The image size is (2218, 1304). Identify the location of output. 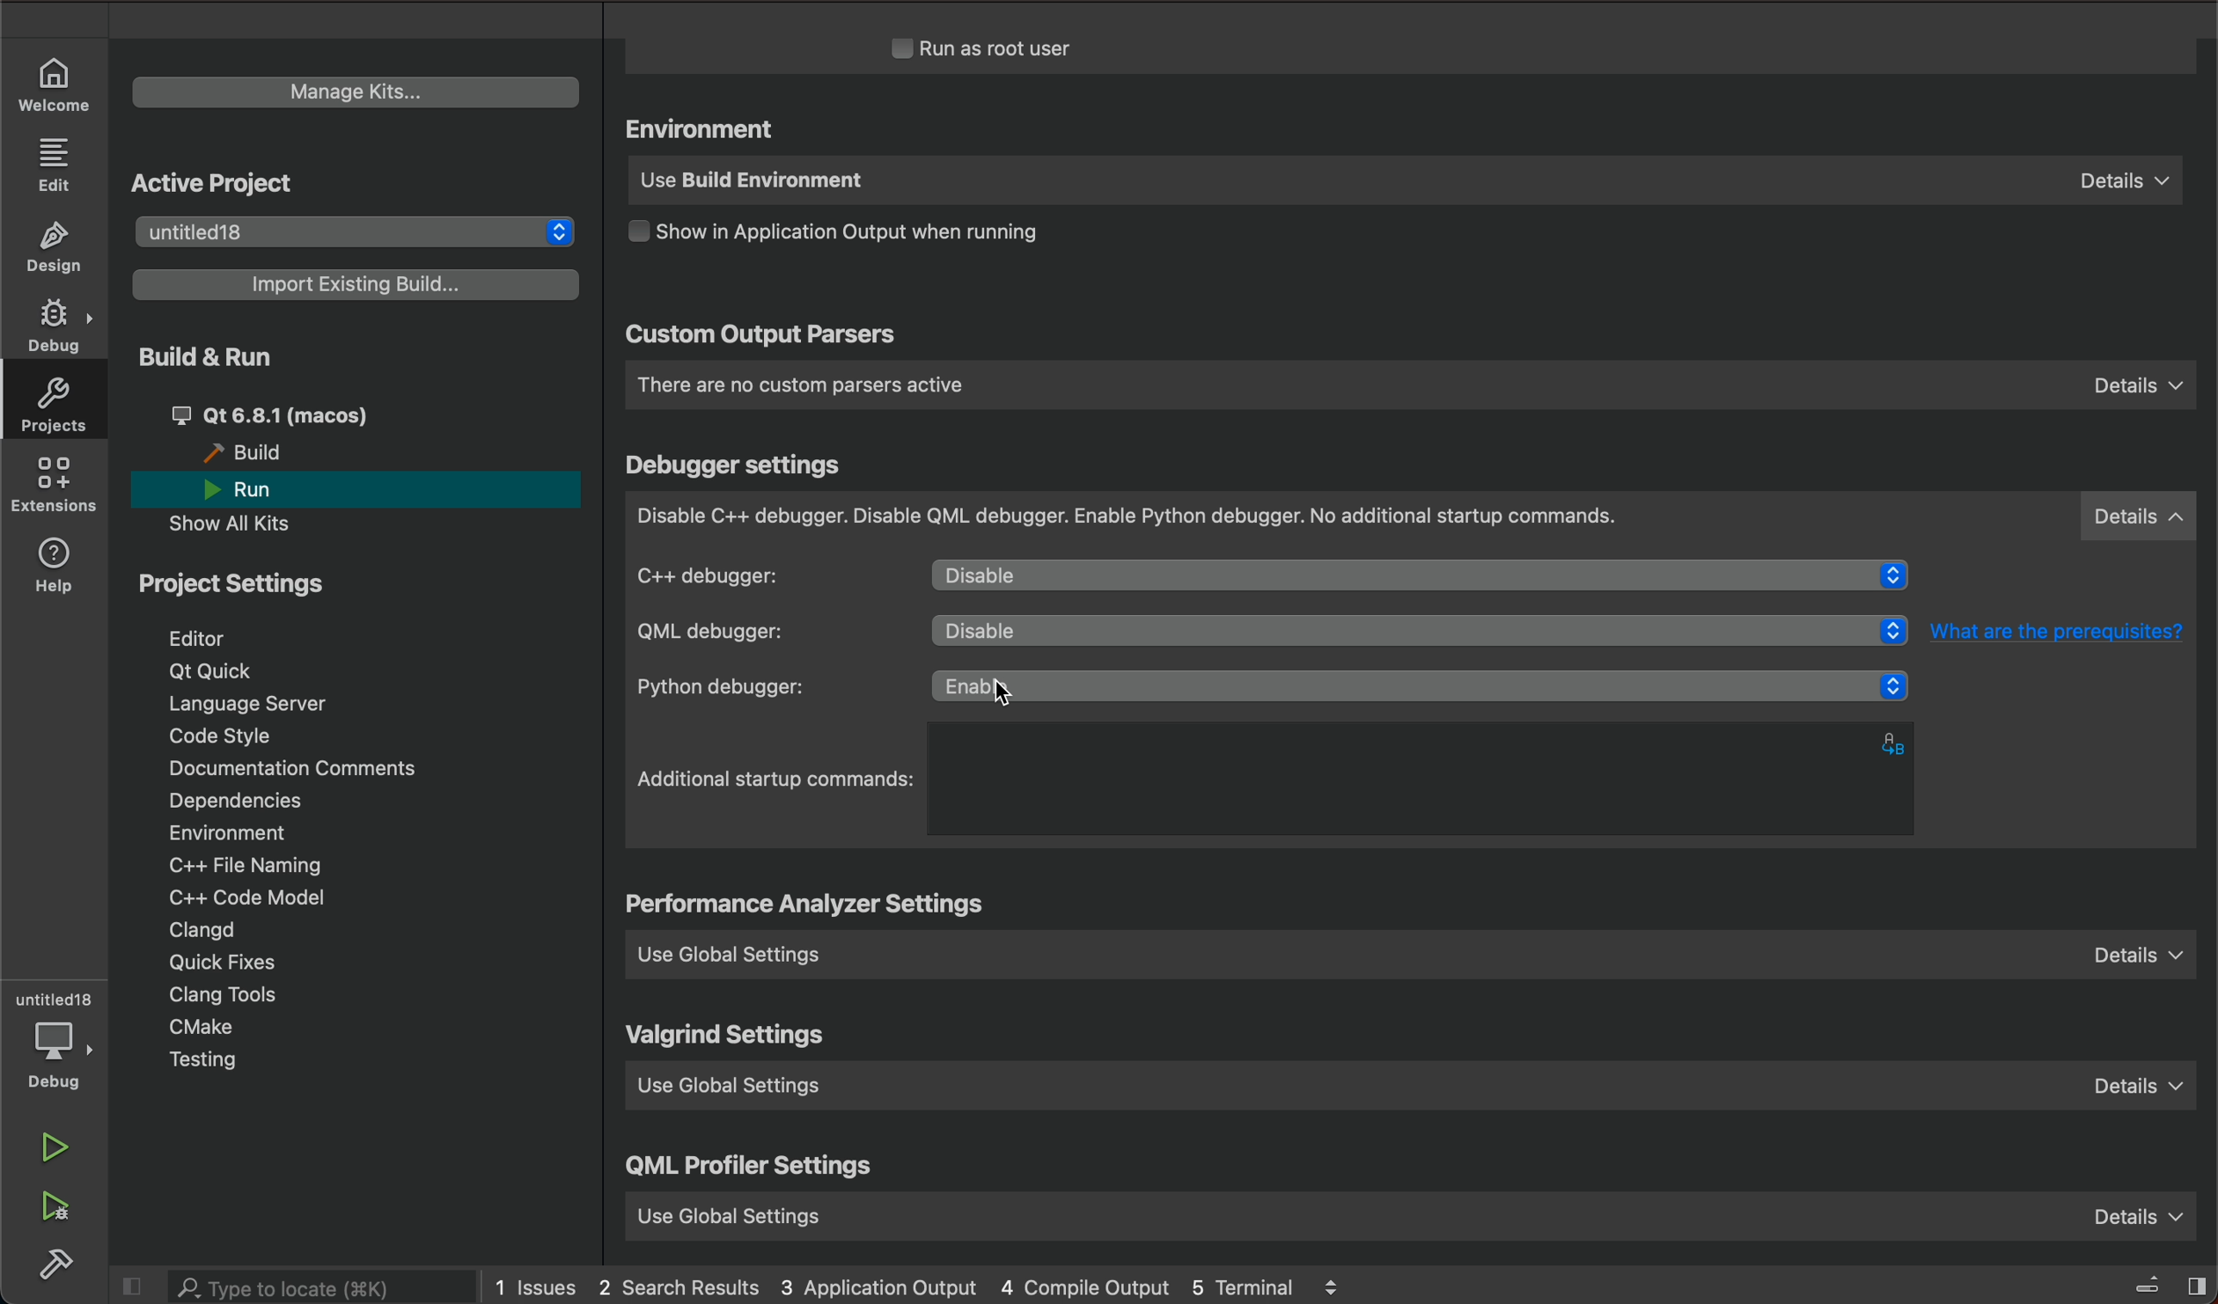
(864, 237).